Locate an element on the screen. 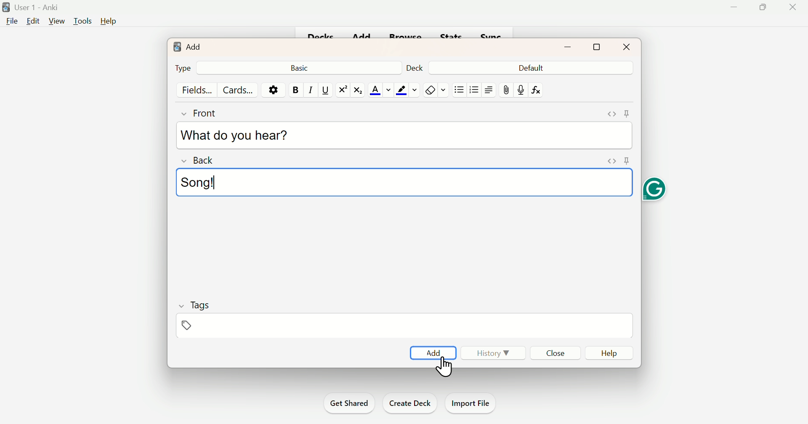 This screenshot has width=808, height=424. Italiac is located at coordinates (310, 89).